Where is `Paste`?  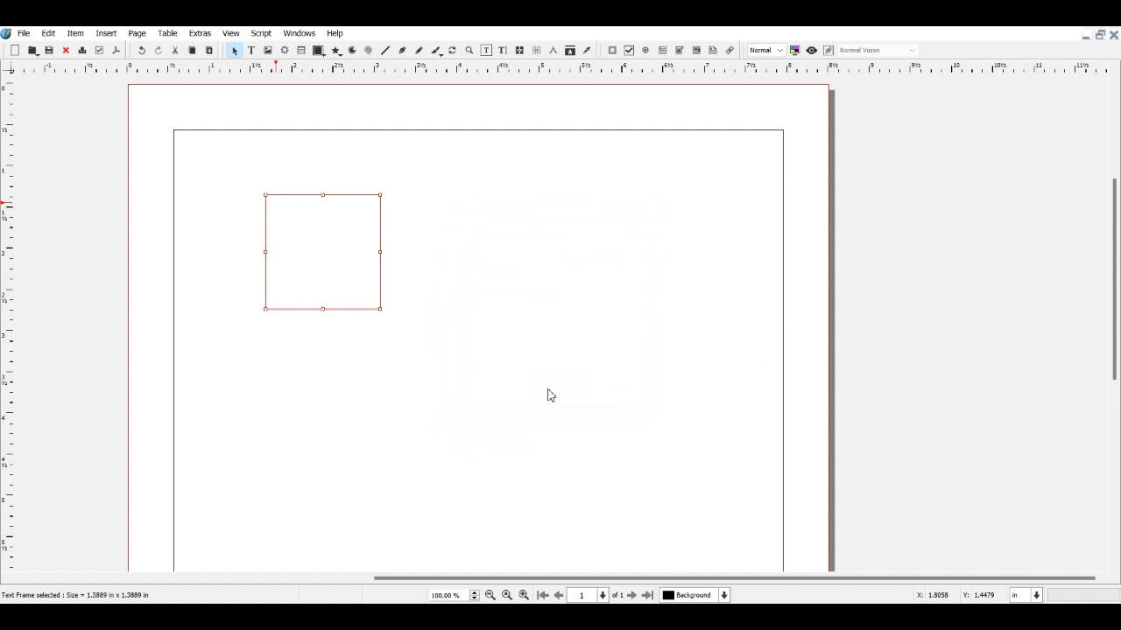
Paste is located at coordinates (209, 50).